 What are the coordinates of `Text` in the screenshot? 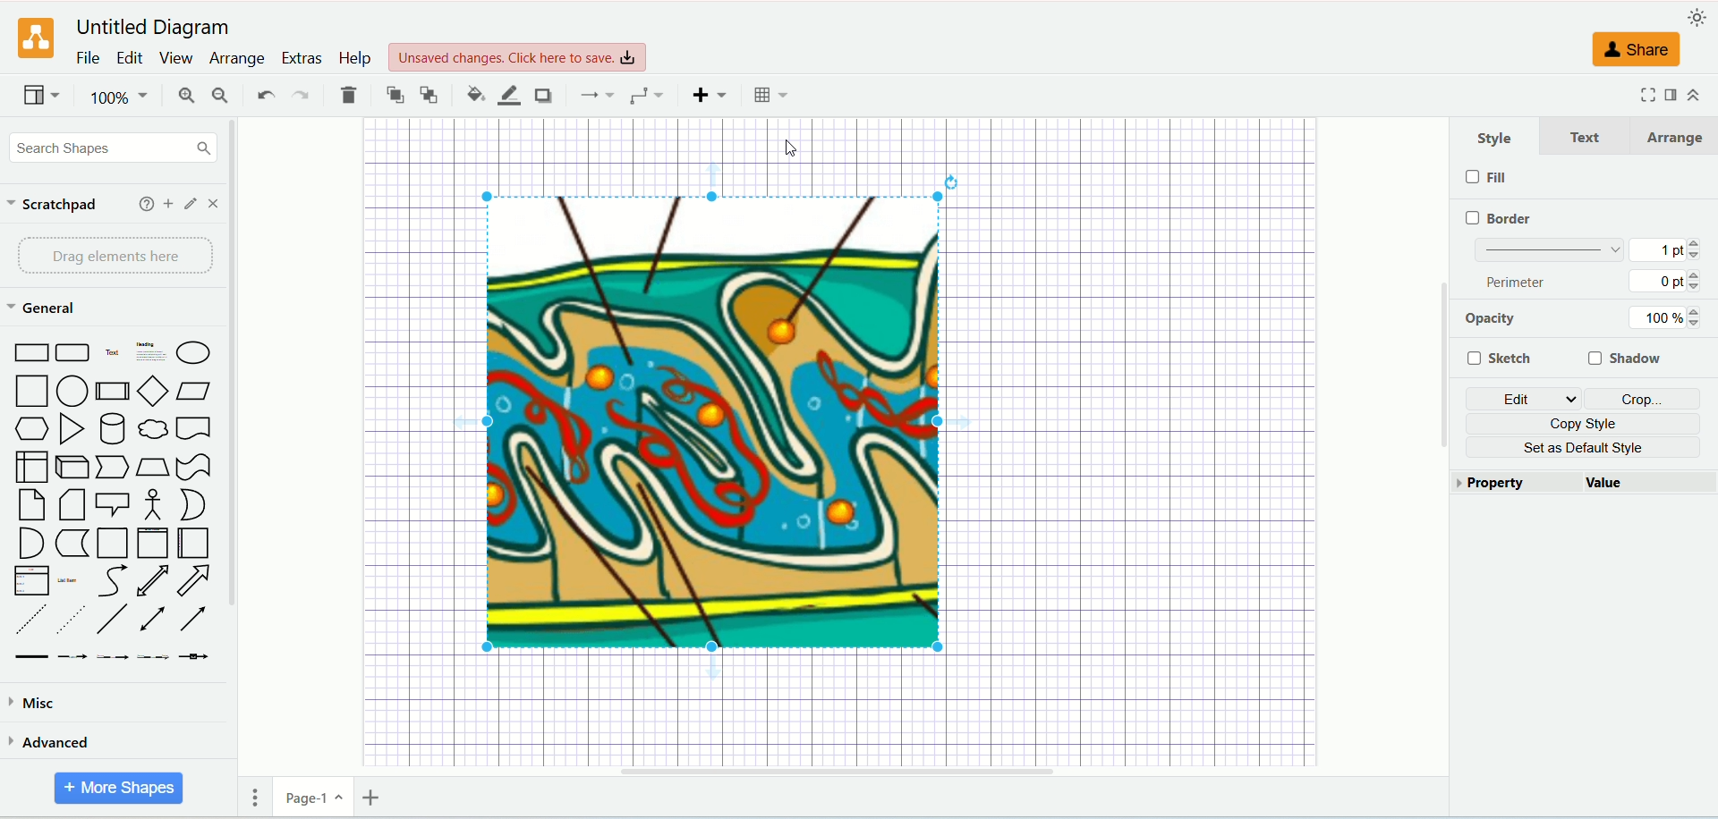 It's located at (113, 354).